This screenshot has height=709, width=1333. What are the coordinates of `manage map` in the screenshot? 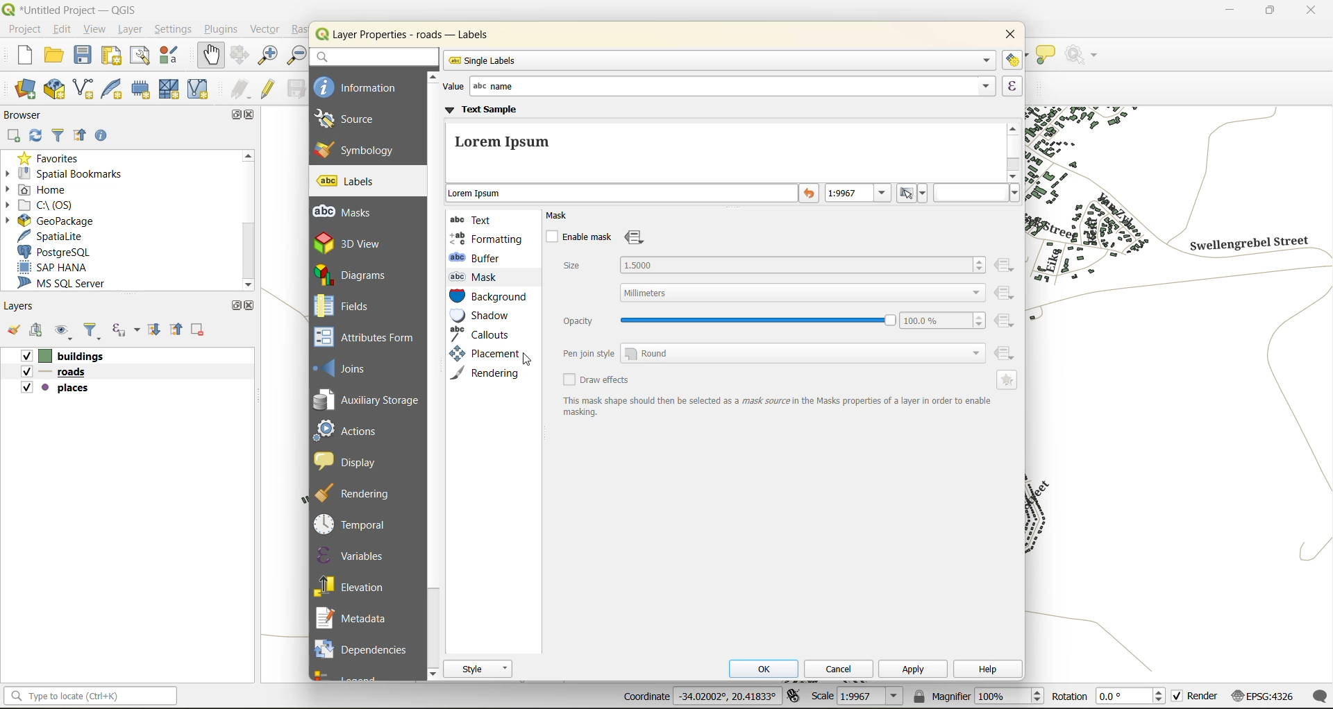 It's located at (65, 331).